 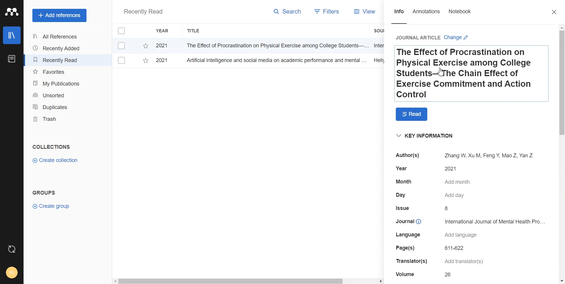 I want to click on Starred, so click(x=145, y=62).